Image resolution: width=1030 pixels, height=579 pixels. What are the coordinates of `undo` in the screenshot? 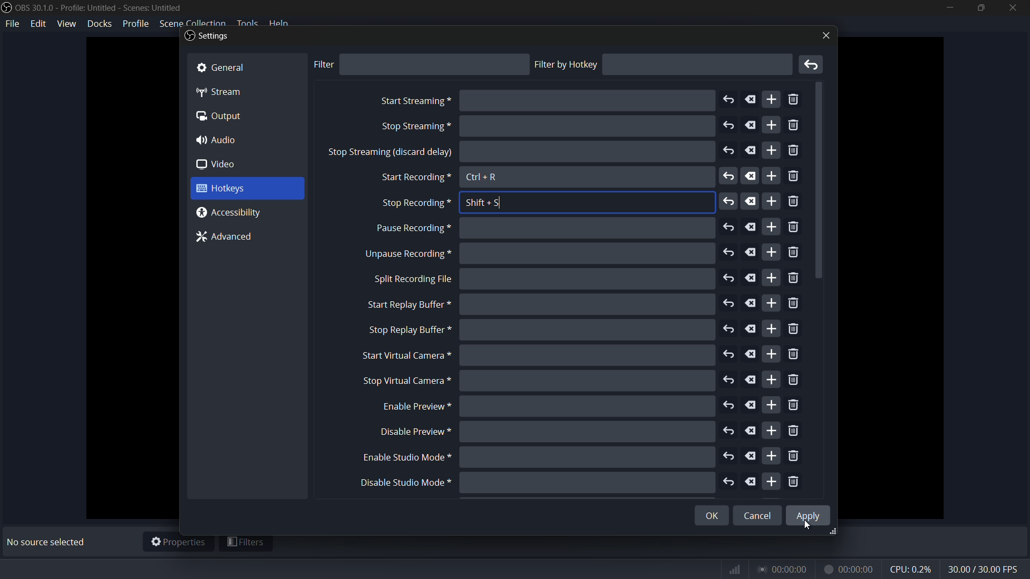 It's located at (730, 381).